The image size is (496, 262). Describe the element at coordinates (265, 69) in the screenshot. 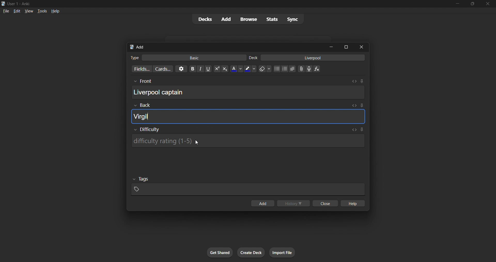

I see `Remove formatting options` at that location.